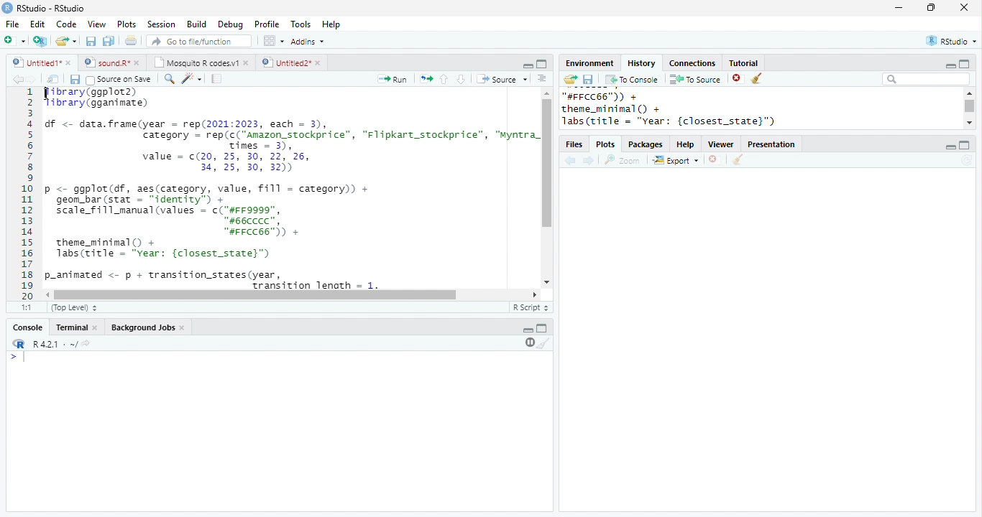 Image resolution: width=982 pixels, height=517 pixels. I want to click on Connections, so click(694, 63).